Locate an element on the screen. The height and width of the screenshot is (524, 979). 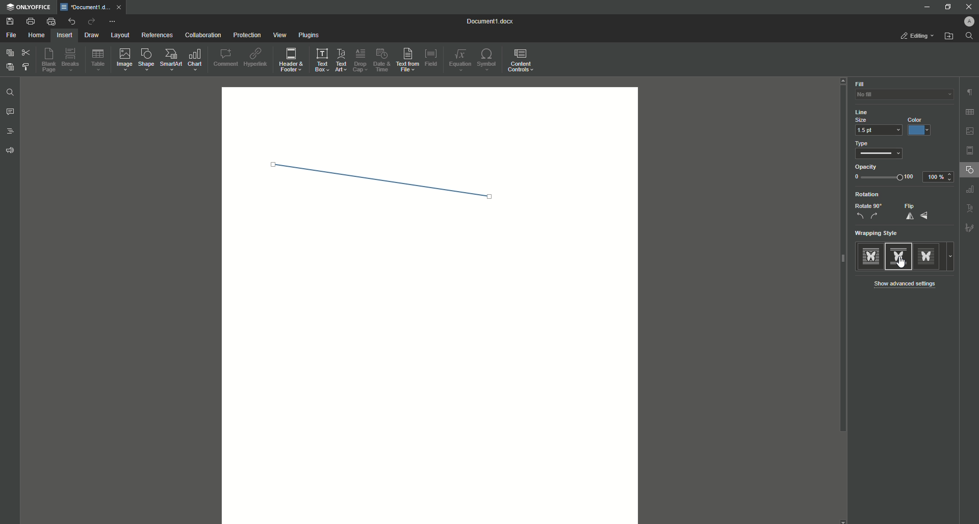
Feedback is located at coordinates (9, 152).